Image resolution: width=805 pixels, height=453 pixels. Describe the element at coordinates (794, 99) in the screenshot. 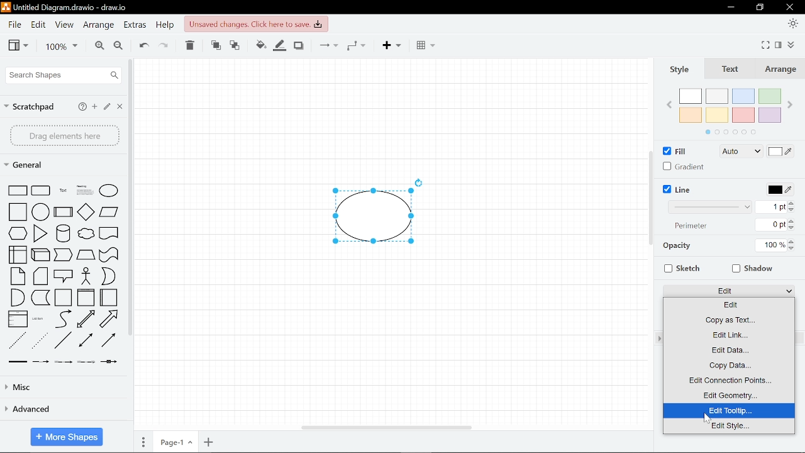

I see `Next color Palette` at that location.